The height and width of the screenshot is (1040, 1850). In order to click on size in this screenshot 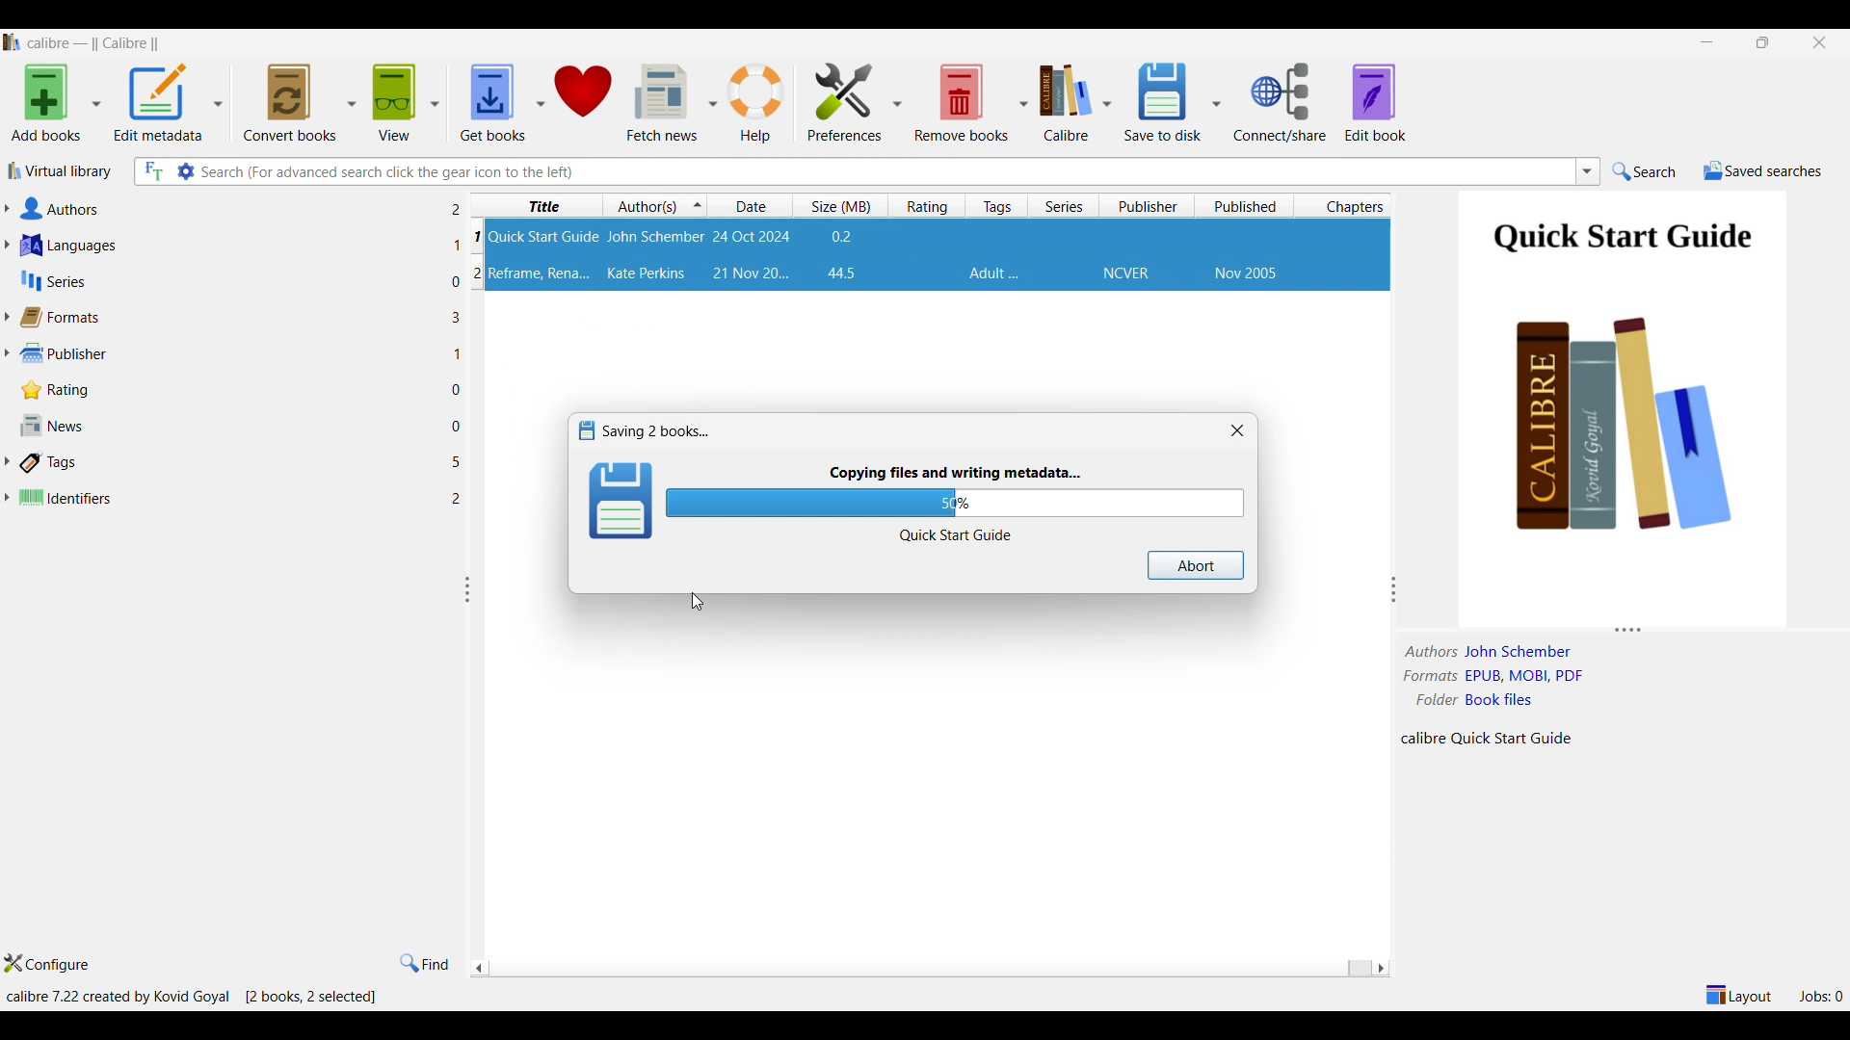, I will do `click(842, 273)`.